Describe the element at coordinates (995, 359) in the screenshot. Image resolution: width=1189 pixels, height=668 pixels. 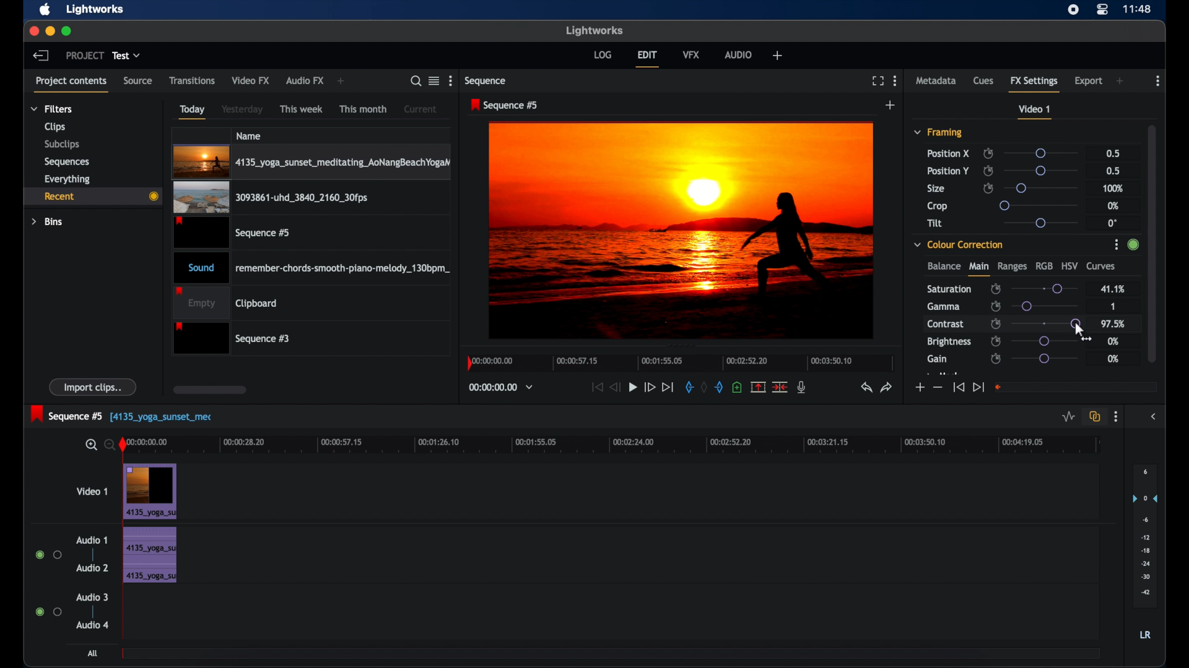
I see `enable/disable keyframes` at that location.